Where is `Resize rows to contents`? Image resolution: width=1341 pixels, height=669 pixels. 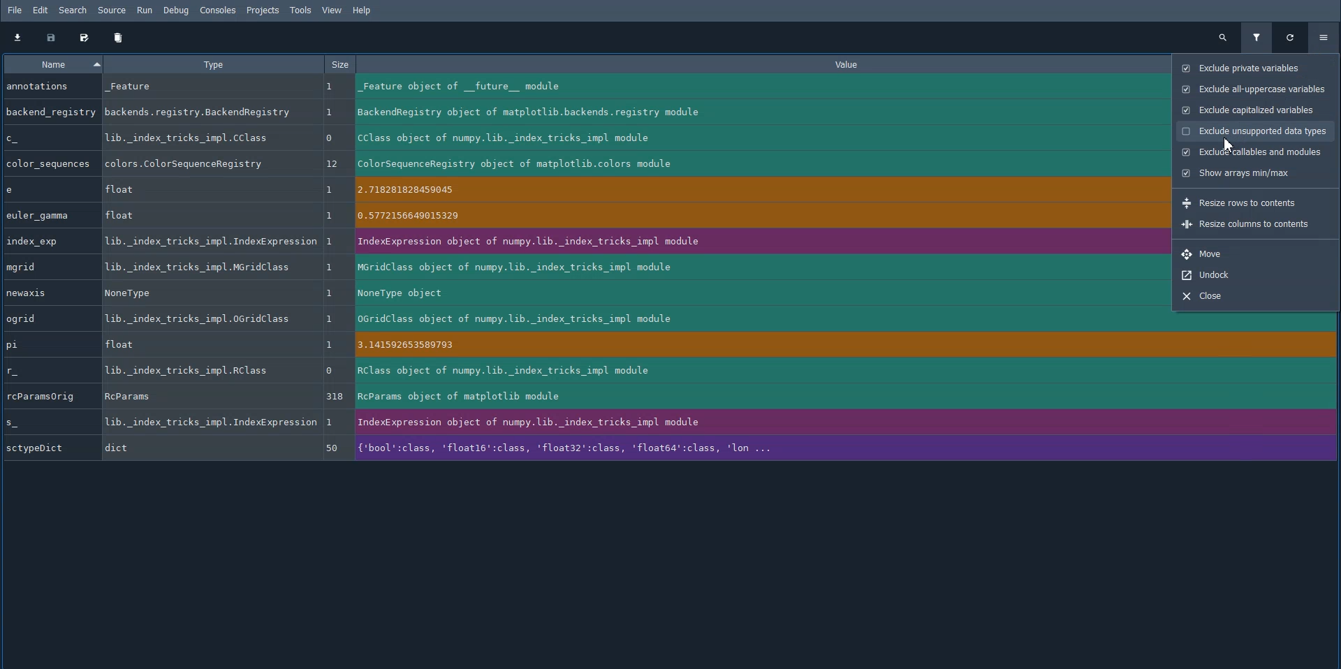 Resize rows to contents is located at coordinates (1239, 203).